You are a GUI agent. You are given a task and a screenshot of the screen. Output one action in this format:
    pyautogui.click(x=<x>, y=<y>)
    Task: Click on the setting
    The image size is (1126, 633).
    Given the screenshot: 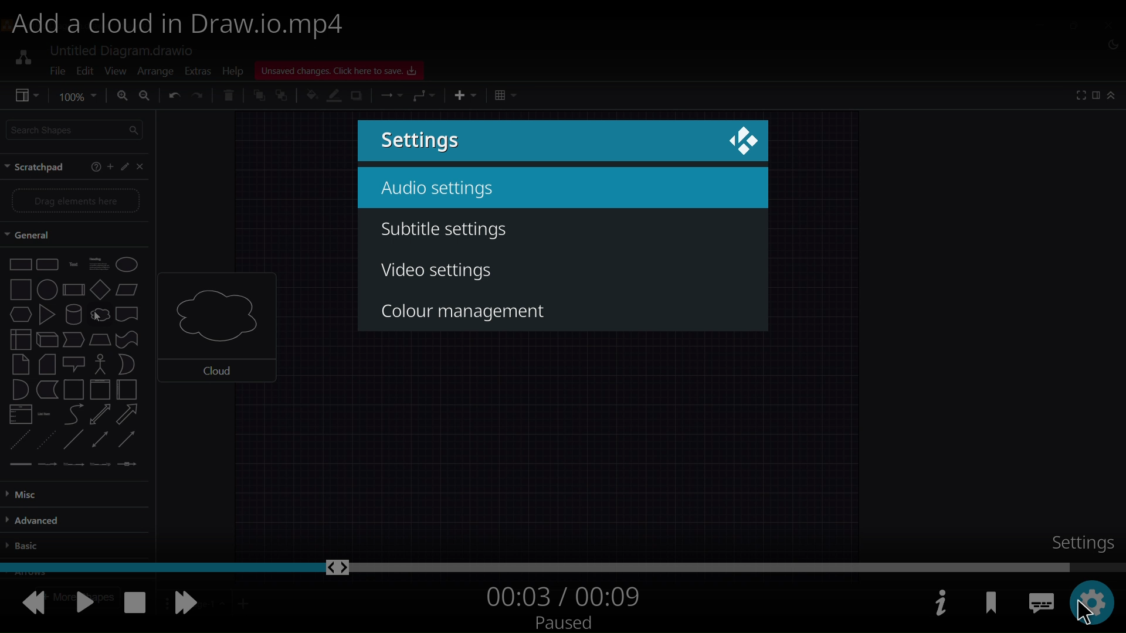 What is the action you would take?
    pyautogui.click(x=423, y=140)
    